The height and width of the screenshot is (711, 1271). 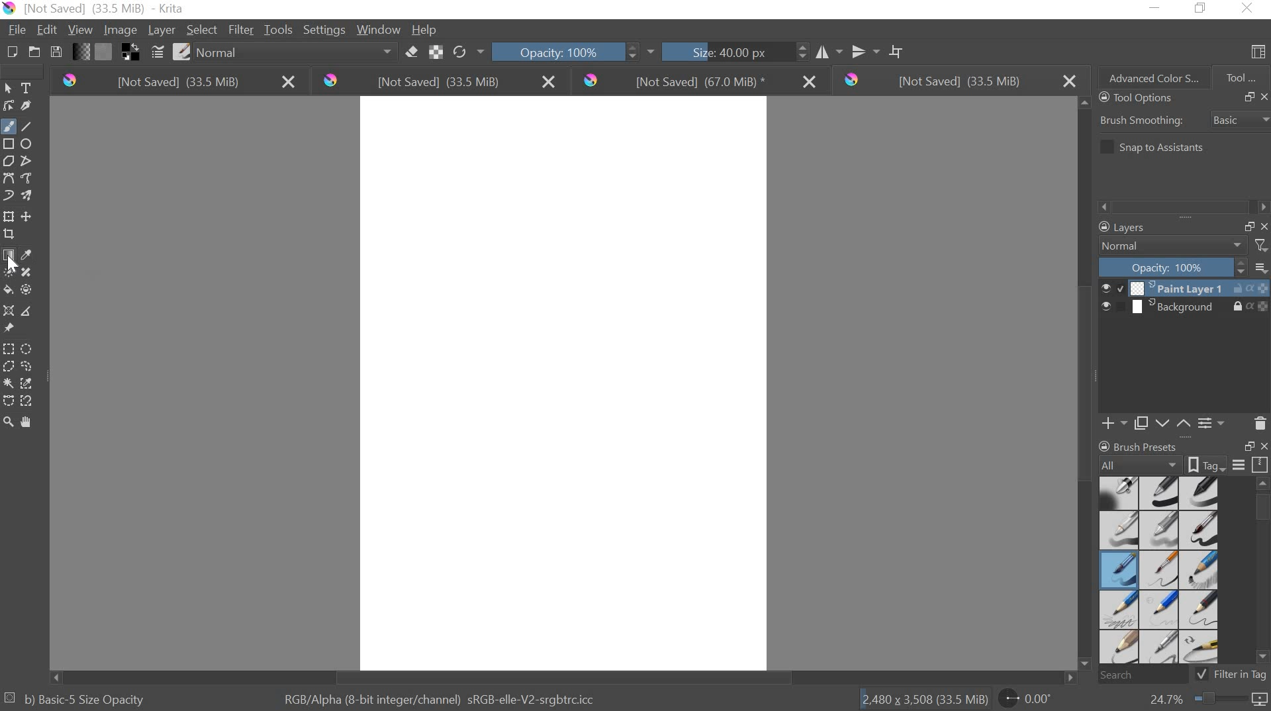 I want to click on RGB/alpha (8 bit integer/channel) srgb elle v2 srgbttrc.icc, so click(x=441, y=696).